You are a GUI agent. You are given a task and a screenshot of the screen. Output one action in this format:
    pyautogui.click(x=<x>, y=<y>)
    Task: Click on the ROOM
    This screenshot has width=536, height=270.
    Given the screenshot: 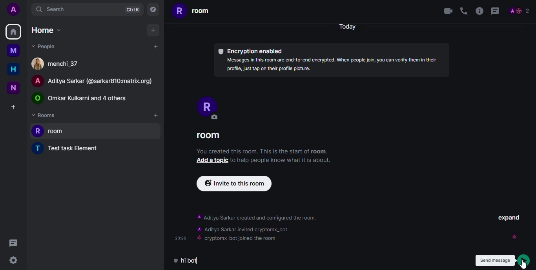 What is the action you would take?
    pyautogui.click(x=213, y=137)
    